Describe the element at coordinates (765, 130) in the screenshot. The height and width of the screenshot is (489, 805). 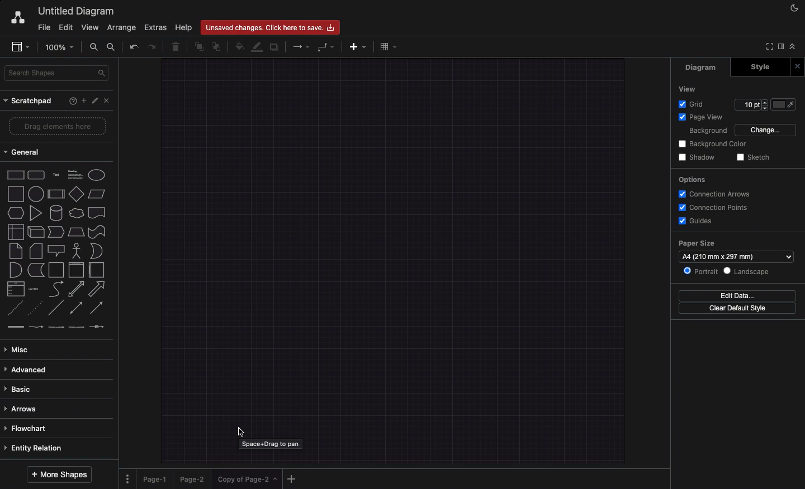
I see `Change` at that location.